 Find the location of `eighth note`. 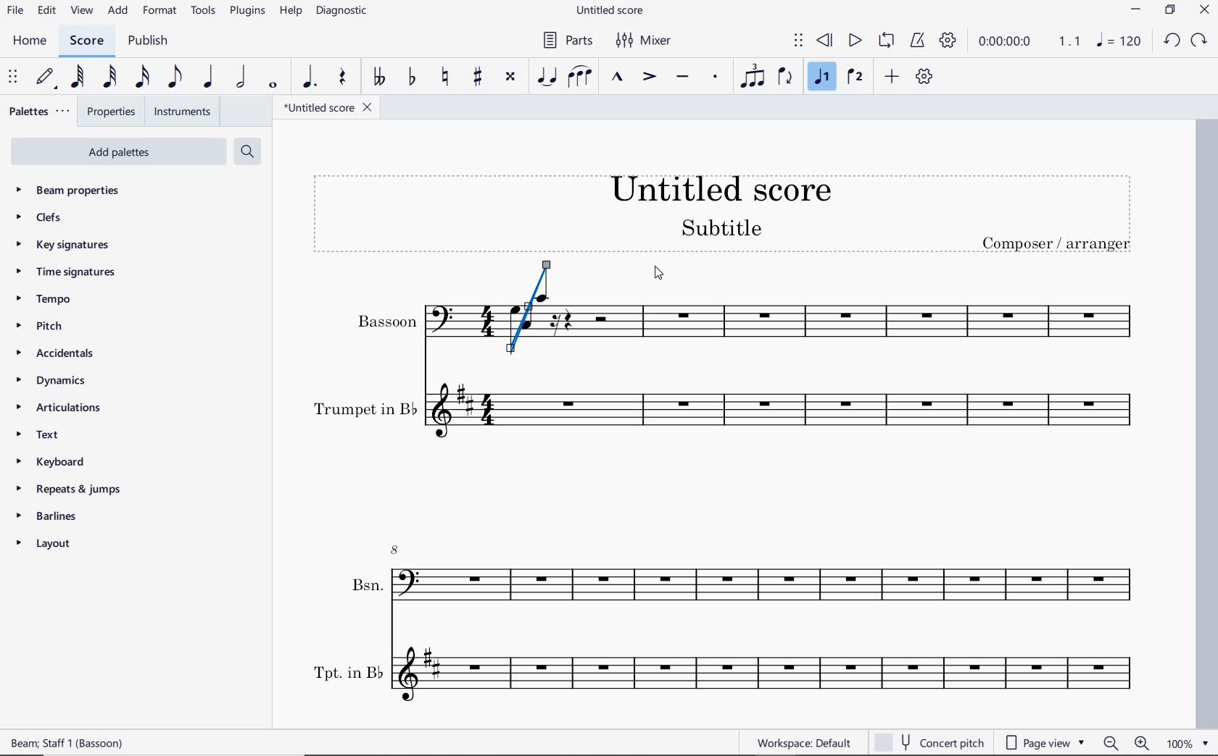

eighth note is located at coordinates (175, 77).